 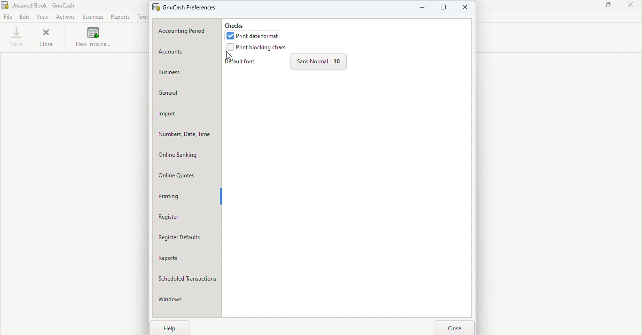 What do you see at coordinates (611, 7) in the screenshot?
I see `Maximize` at bounding box center [611, 7].